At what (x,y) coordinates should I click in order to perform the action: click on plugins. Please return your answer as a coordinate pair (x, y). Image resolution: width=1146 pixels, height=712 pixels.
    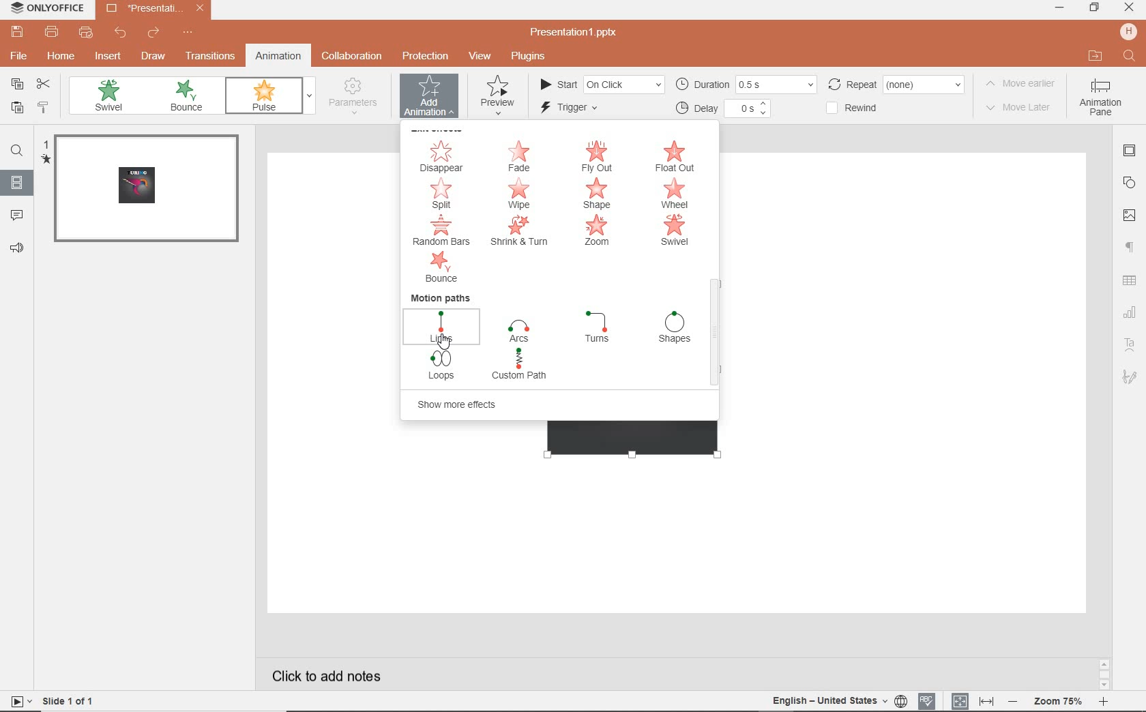
    Looking at the image, I should click on (529, 57).